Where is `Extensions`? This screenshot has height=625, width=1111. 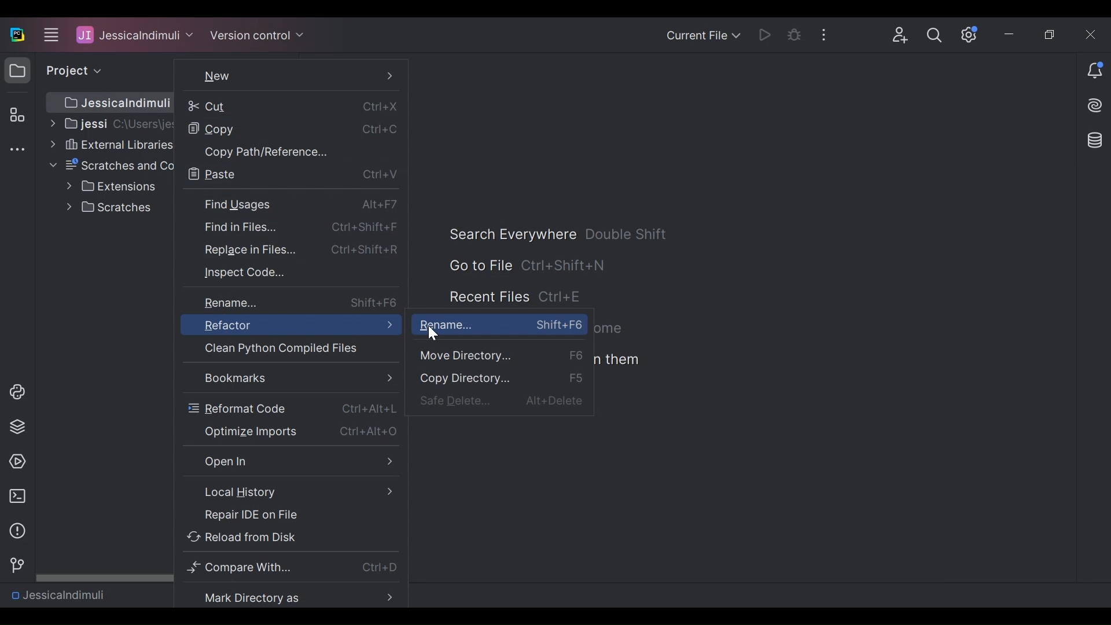
Extensions is located at coordinates (111, 186).